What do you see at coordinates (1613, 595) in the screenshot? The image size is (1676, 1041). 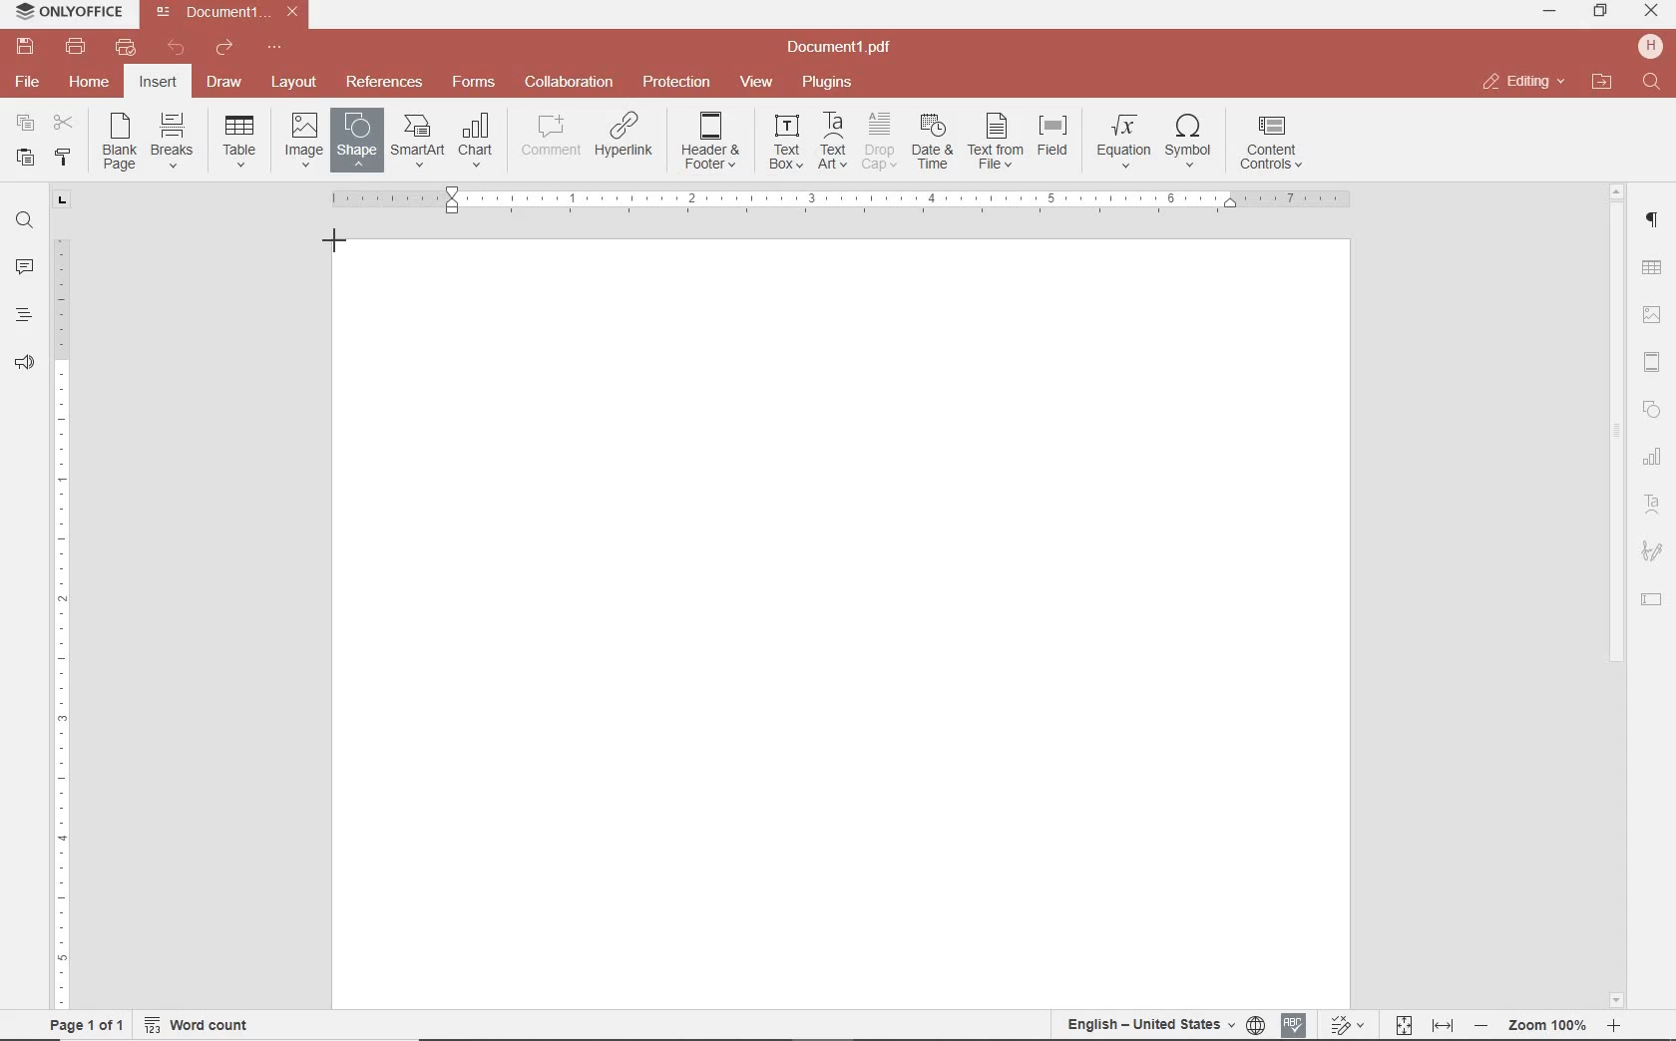 I see `scrollbar` at bounding box center [1613, 595].